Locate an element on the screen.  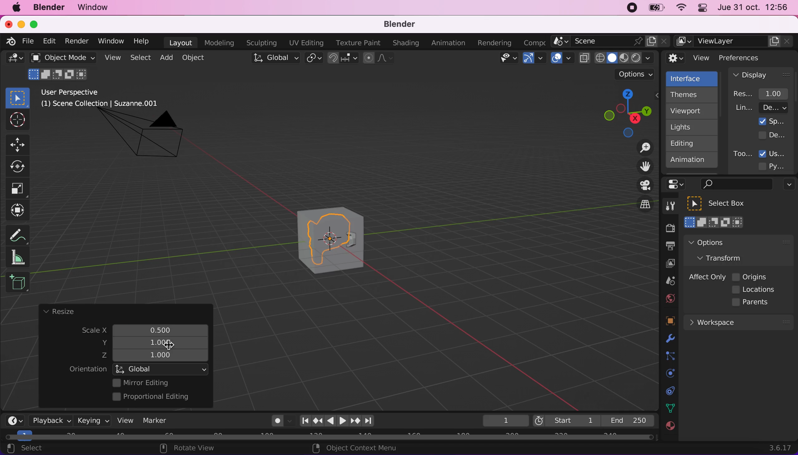
objects is located at coordinates (662, 322).